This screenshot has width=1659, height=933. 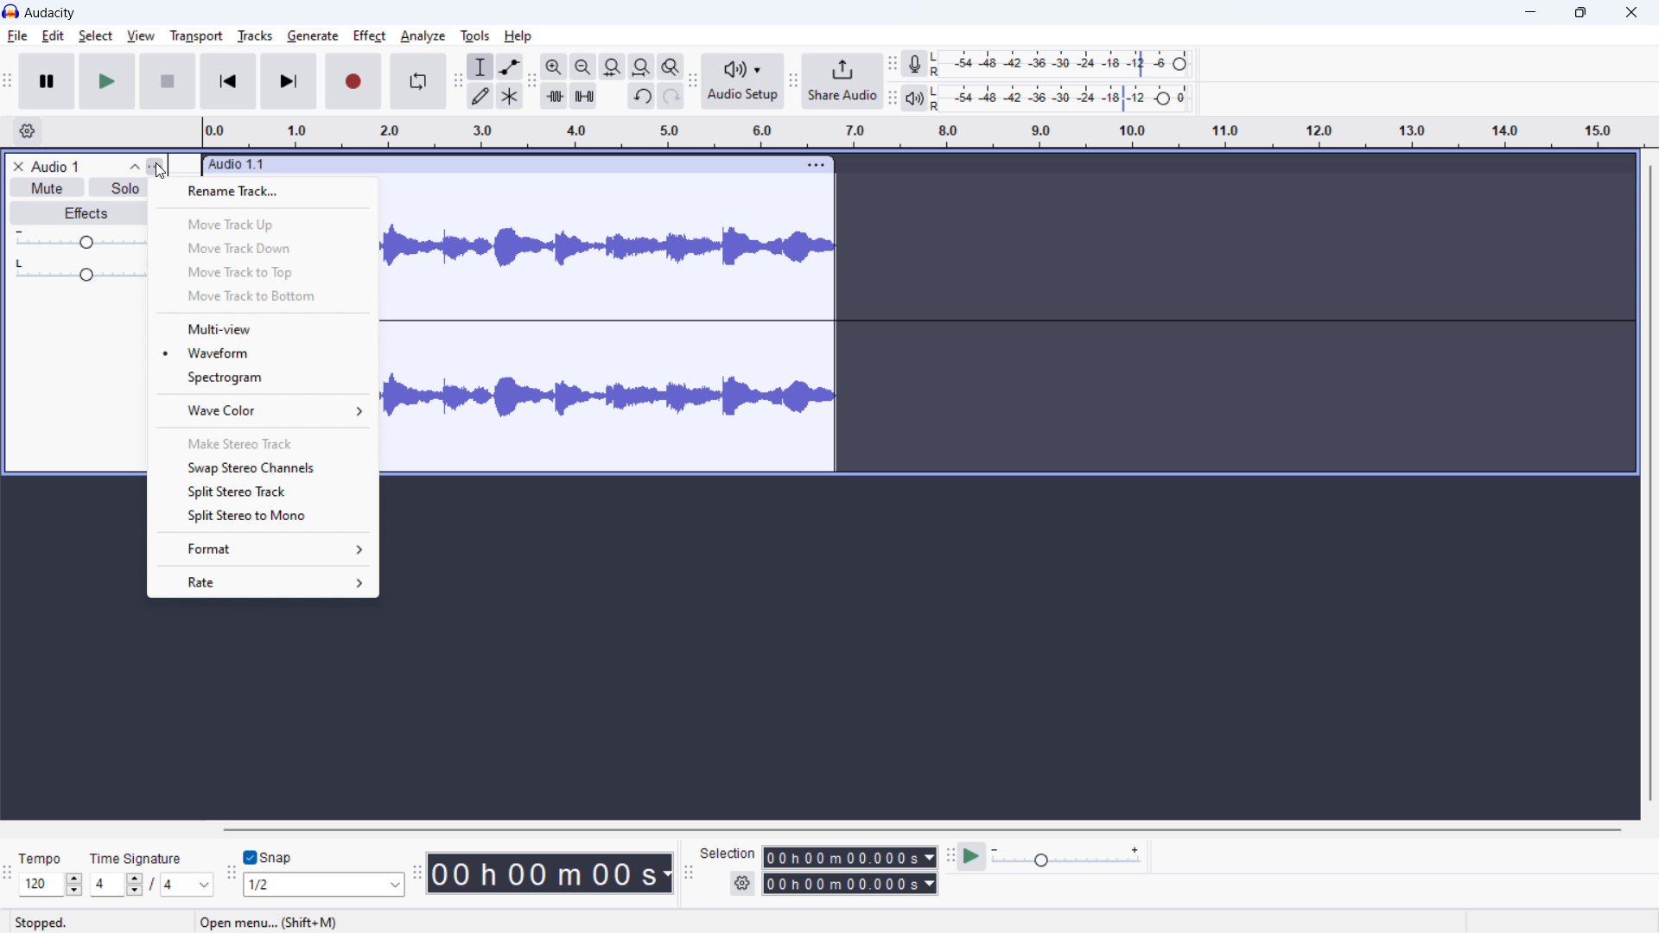 What do you see at coordinates (261, 517) in the screenshot?
I see `split stereo to mono` at bounding box center [261, 517].